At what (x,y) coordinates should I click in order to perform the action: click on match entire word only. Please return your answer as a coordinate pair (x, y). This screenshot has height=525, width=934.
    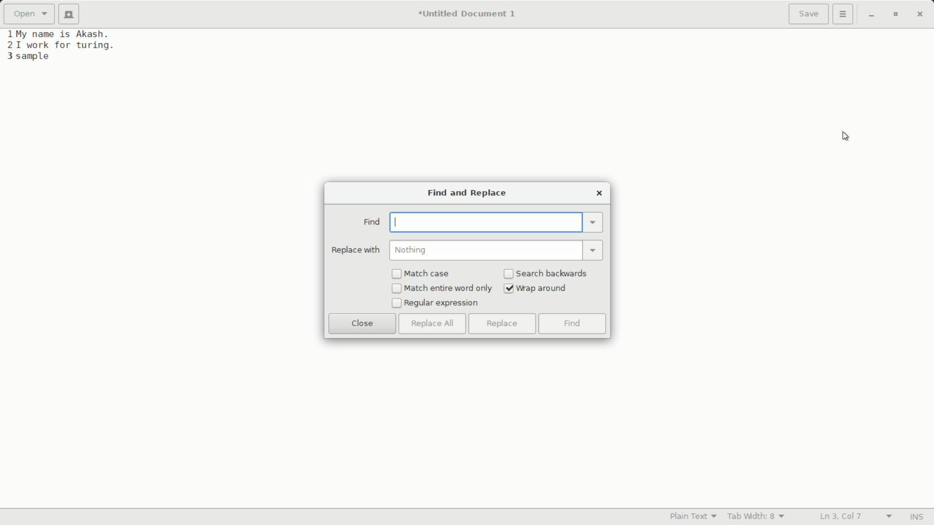
    Looking at the image, I should click on (449, 288).